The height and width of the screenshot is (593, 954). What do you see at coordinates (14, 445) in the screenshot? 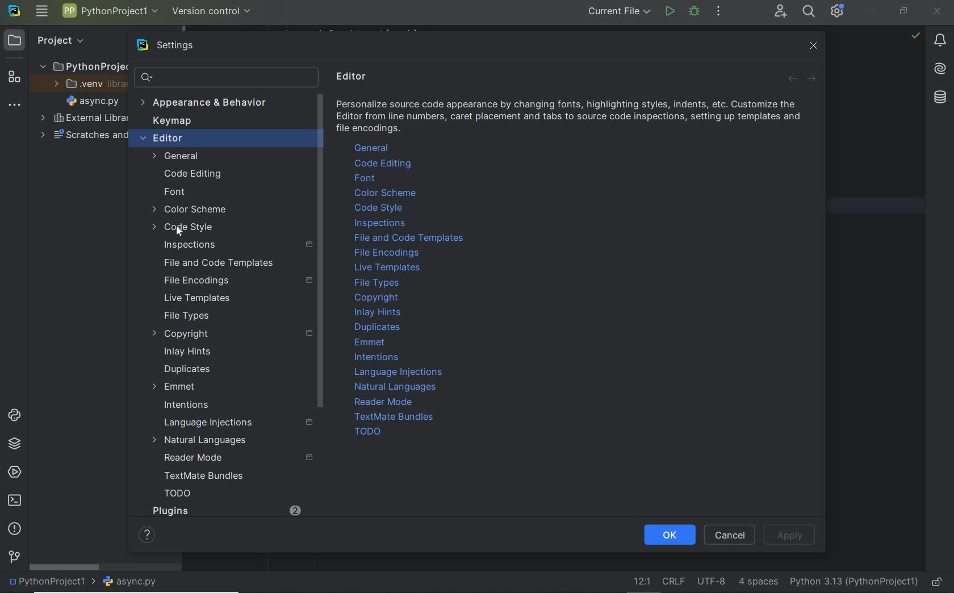
I see `python packages` at bounding box center [14, 445].